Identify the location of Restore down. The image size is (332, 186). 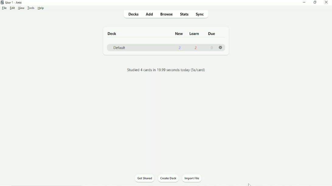
(315, 2).